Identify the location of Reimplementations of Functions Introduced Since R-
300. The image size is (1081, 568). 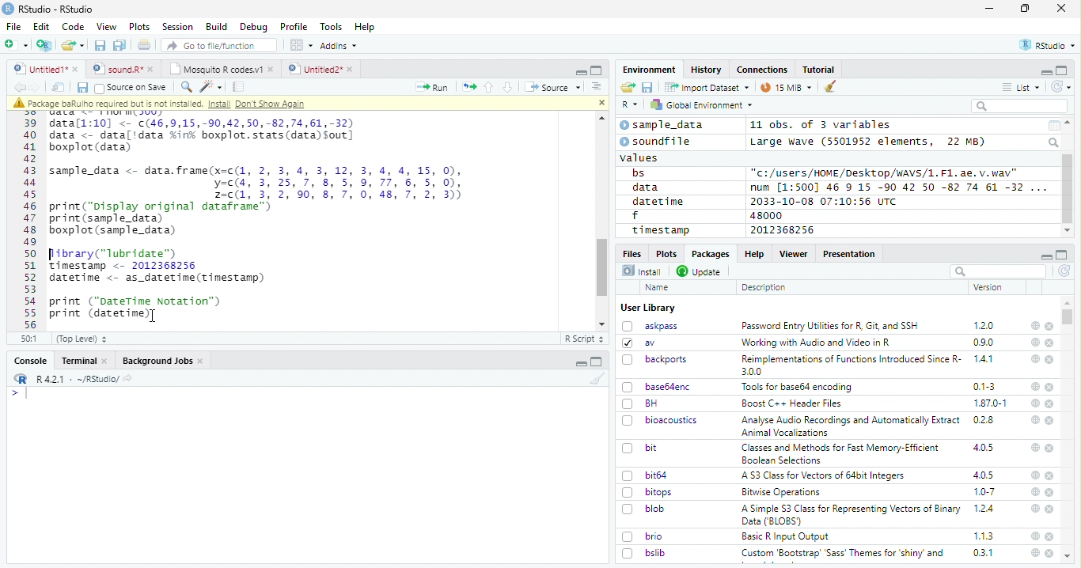
(850, 365).